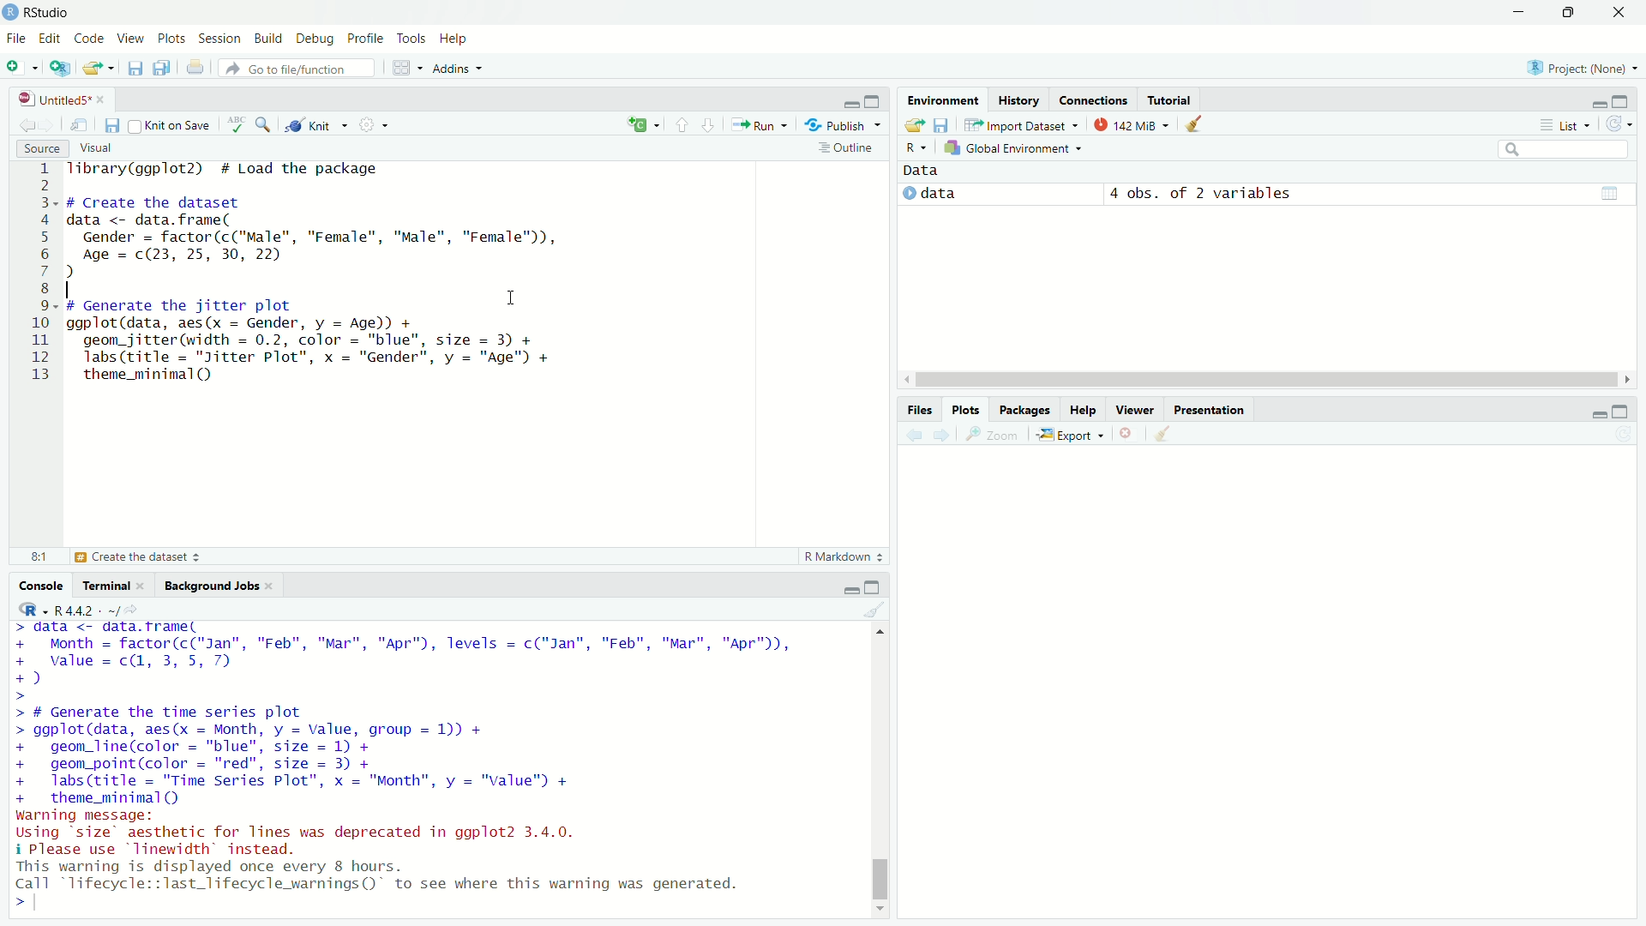 This screenshot has height=926, width=1646. Describe the element at coordinates (1135, 126) in the screenshot. I see `142 MiB` at that location.